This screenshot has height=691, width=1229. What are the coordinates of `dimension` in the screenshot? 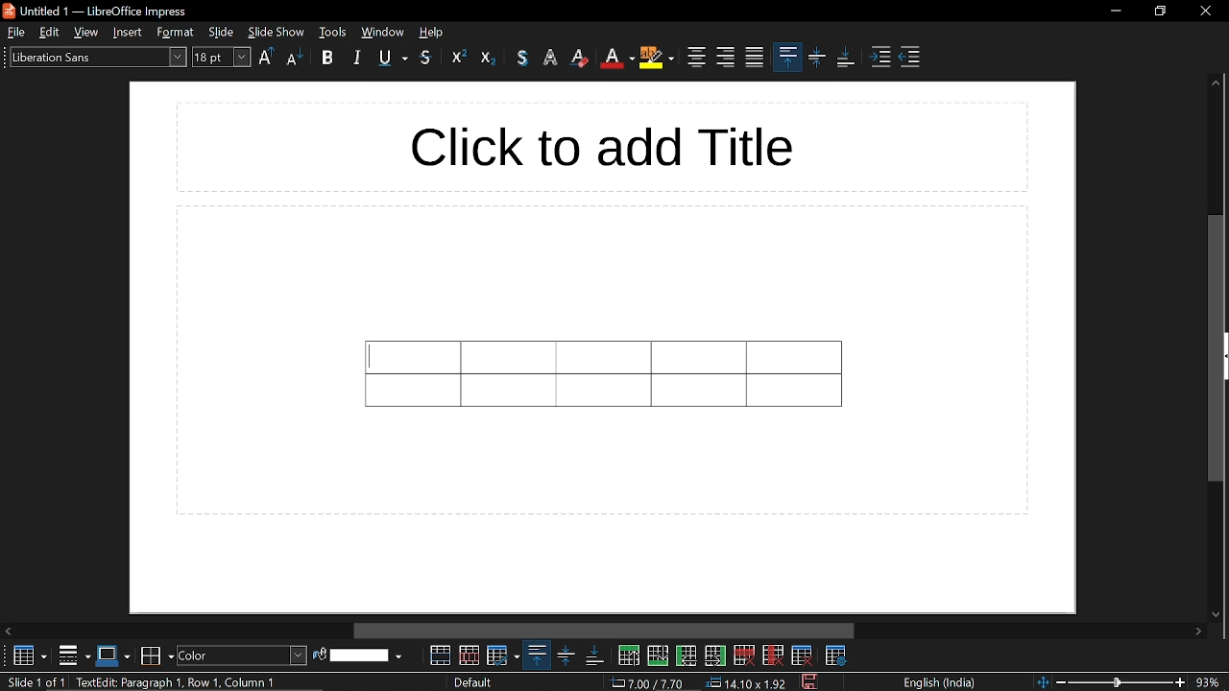 It's located at (746, 683).